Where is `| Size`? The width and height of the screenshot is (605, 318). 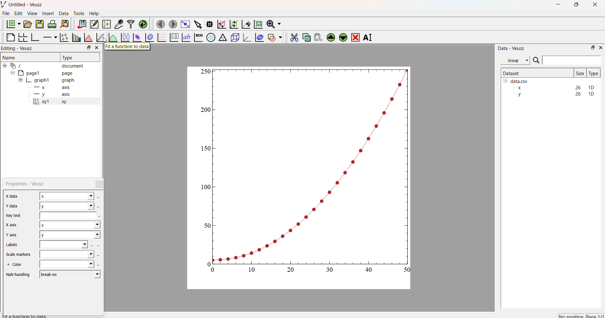 | Size is located at coordinates (580, 73).